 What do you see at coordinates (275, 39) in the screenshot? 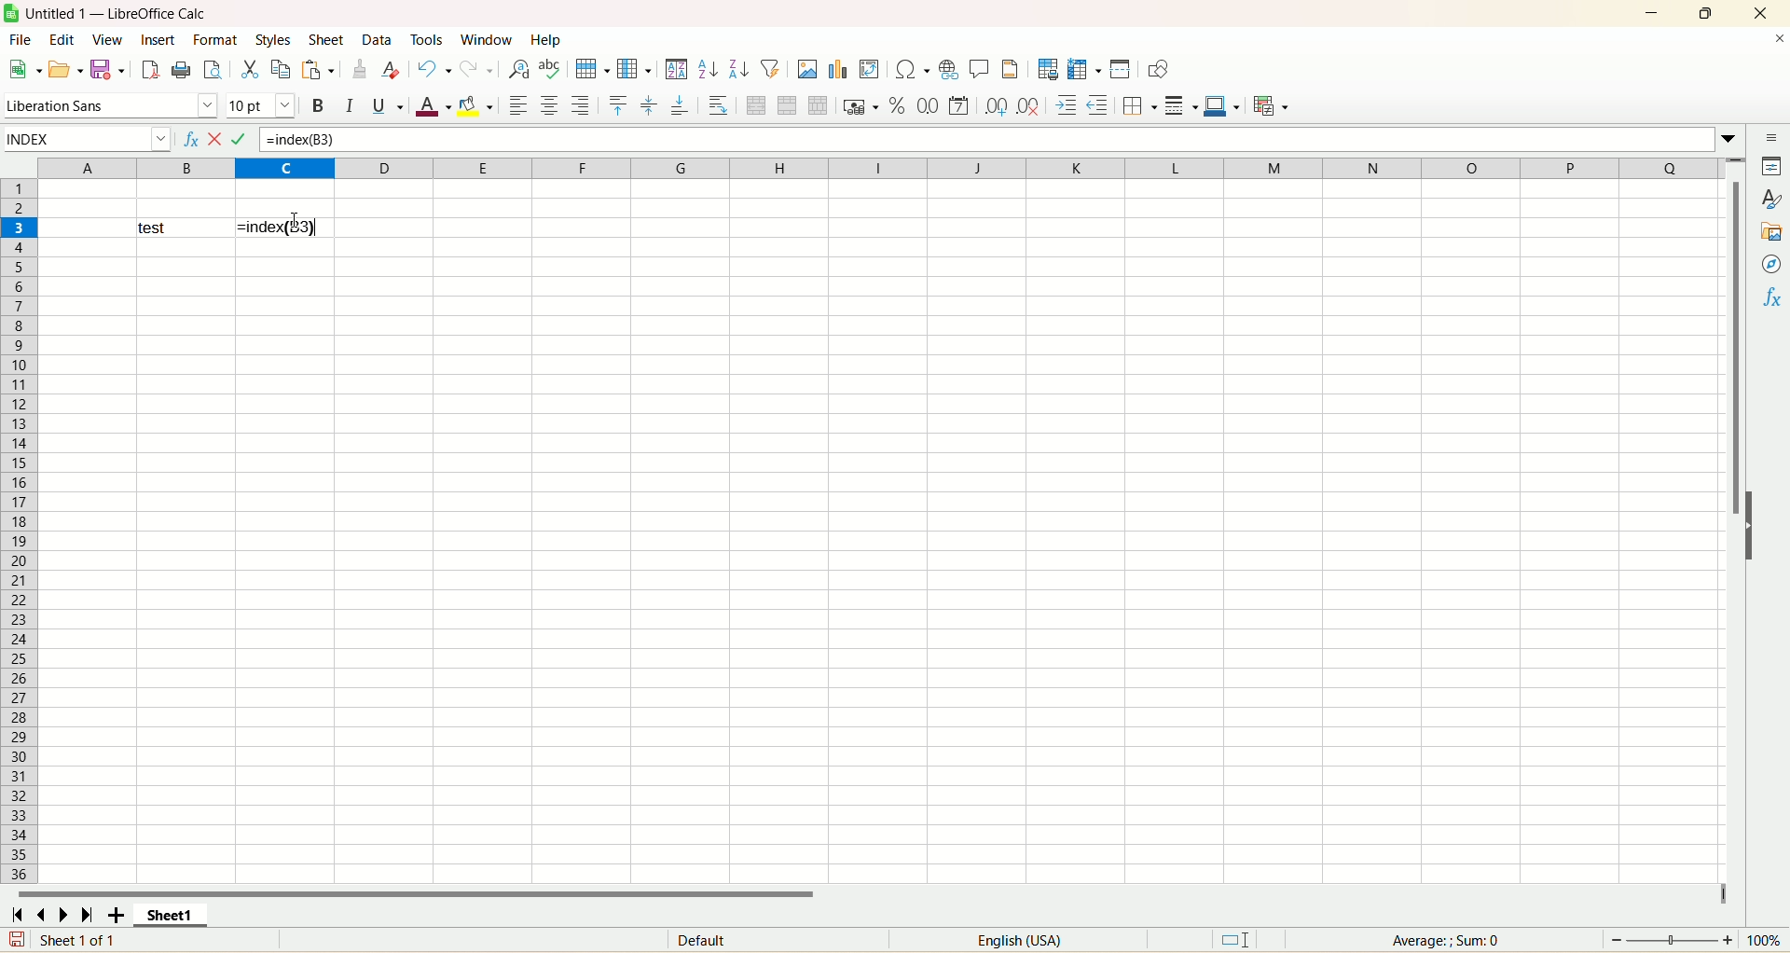
I see `styles` at bounding box center [275, 39].